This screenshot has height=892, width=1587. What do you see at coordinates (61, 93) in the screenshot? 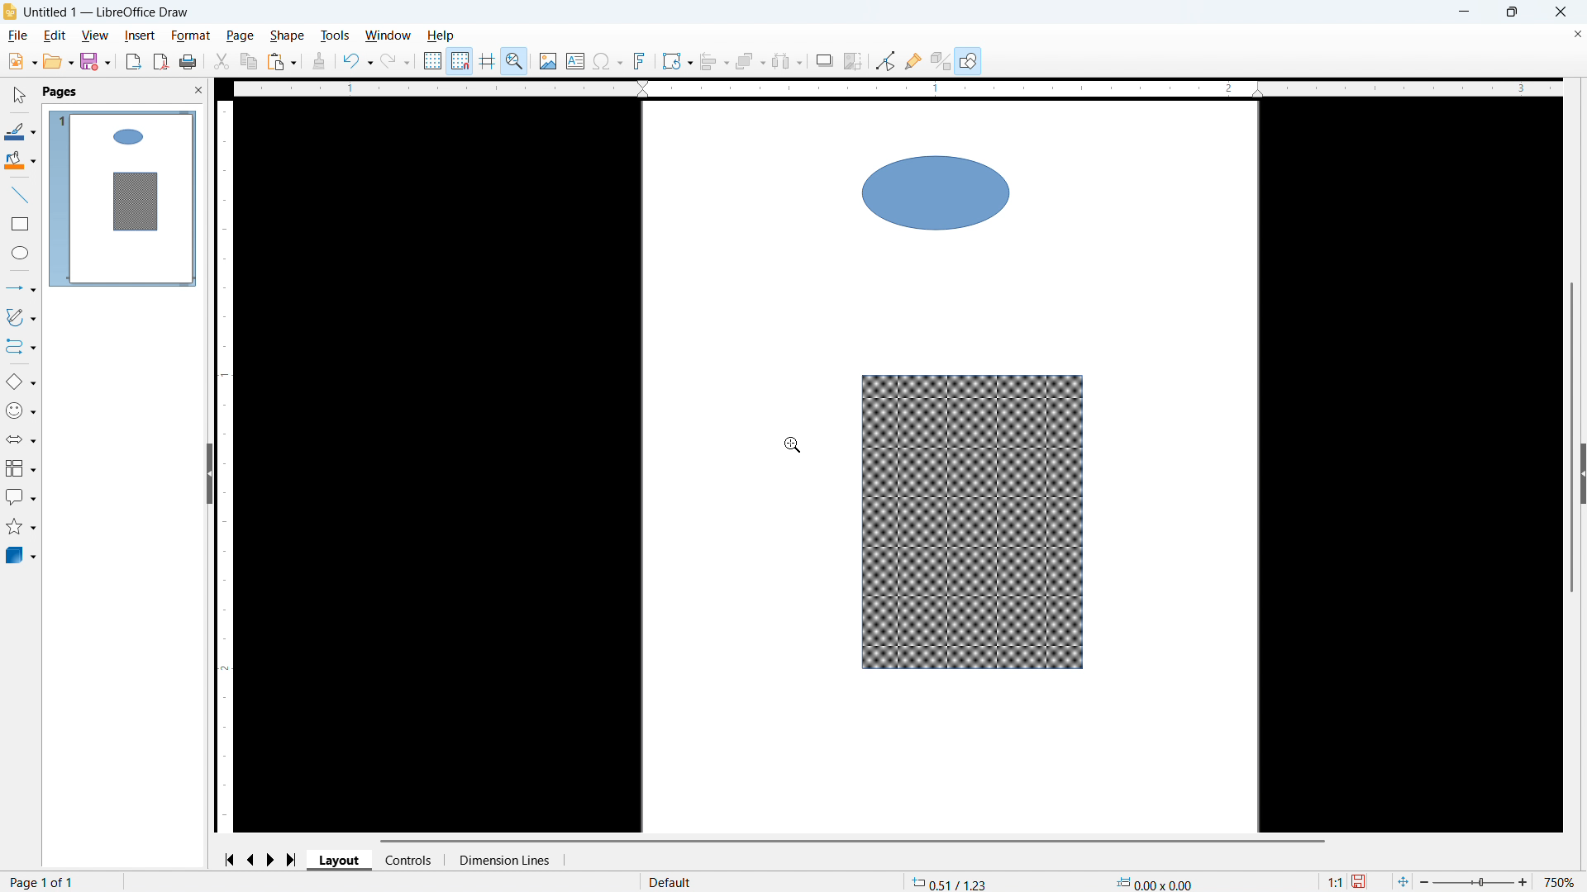
I see `pages ` at bounding box center [61, 93].